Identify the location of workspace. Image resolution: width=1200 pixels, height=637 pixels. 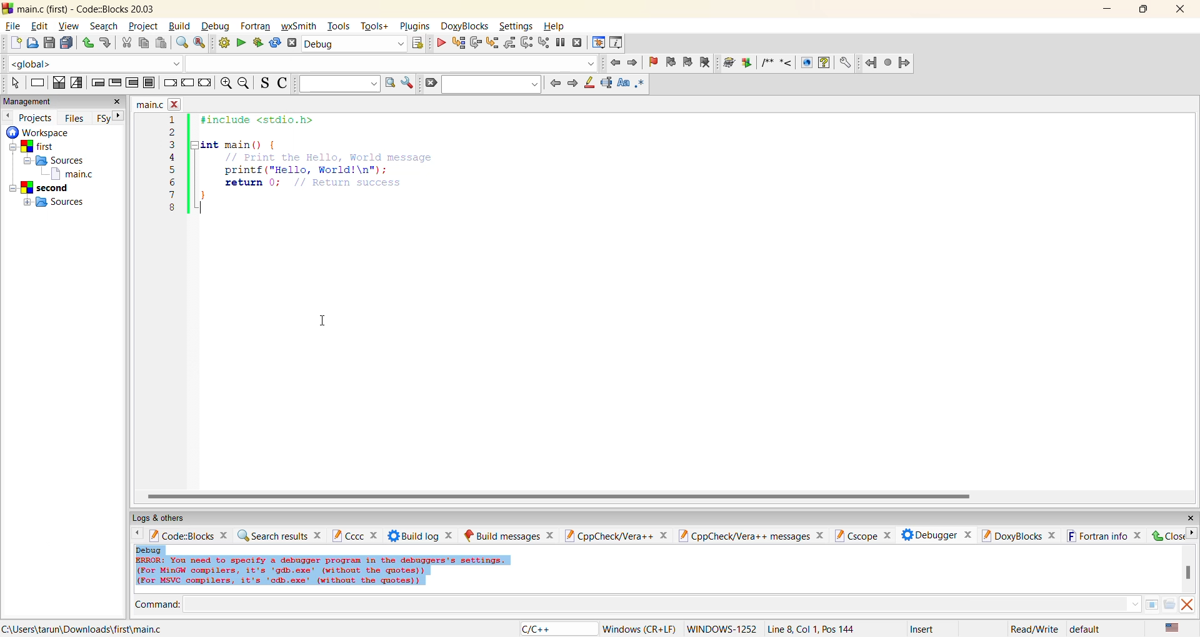
(40, 132).